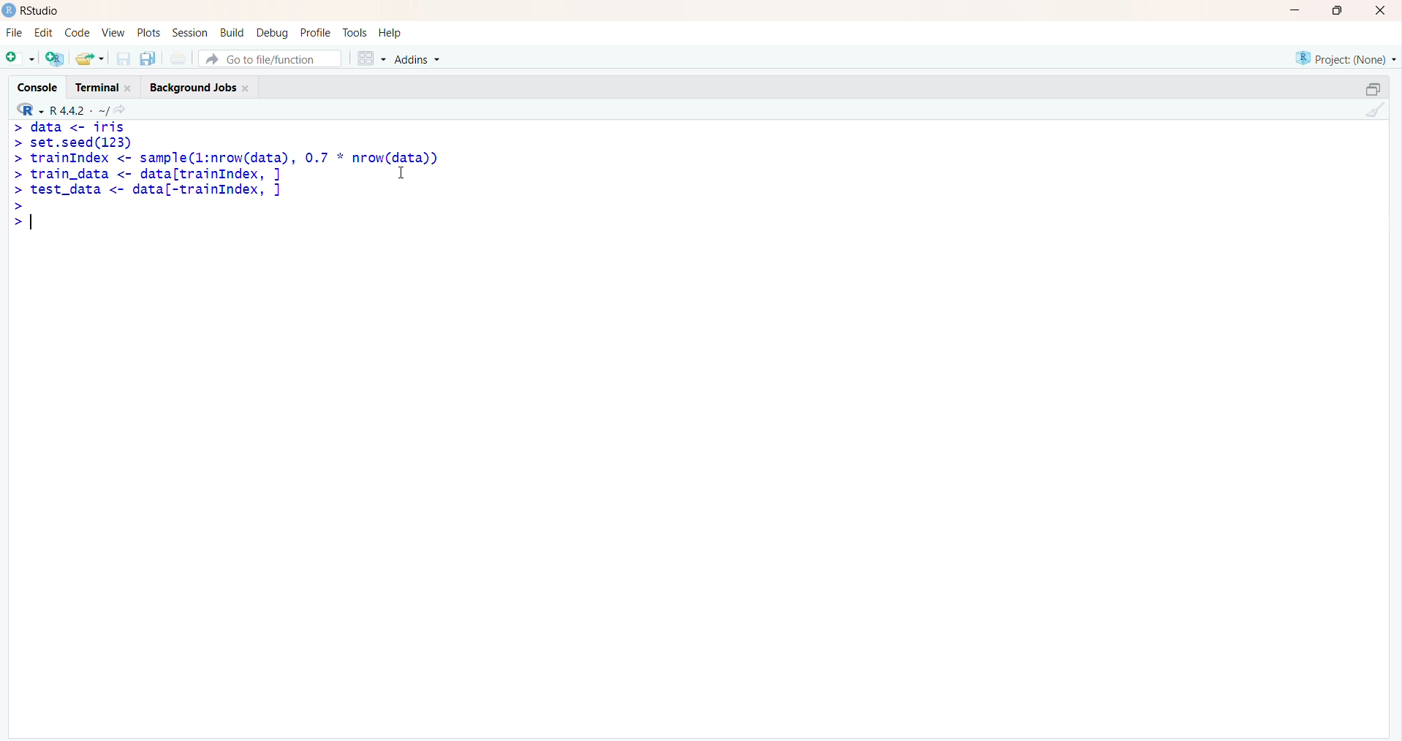 The width and height of the screenshot is (1402, 741). Describe the element at coordinates (56, 56) in the screenshot. I see `Create a project` at that location.